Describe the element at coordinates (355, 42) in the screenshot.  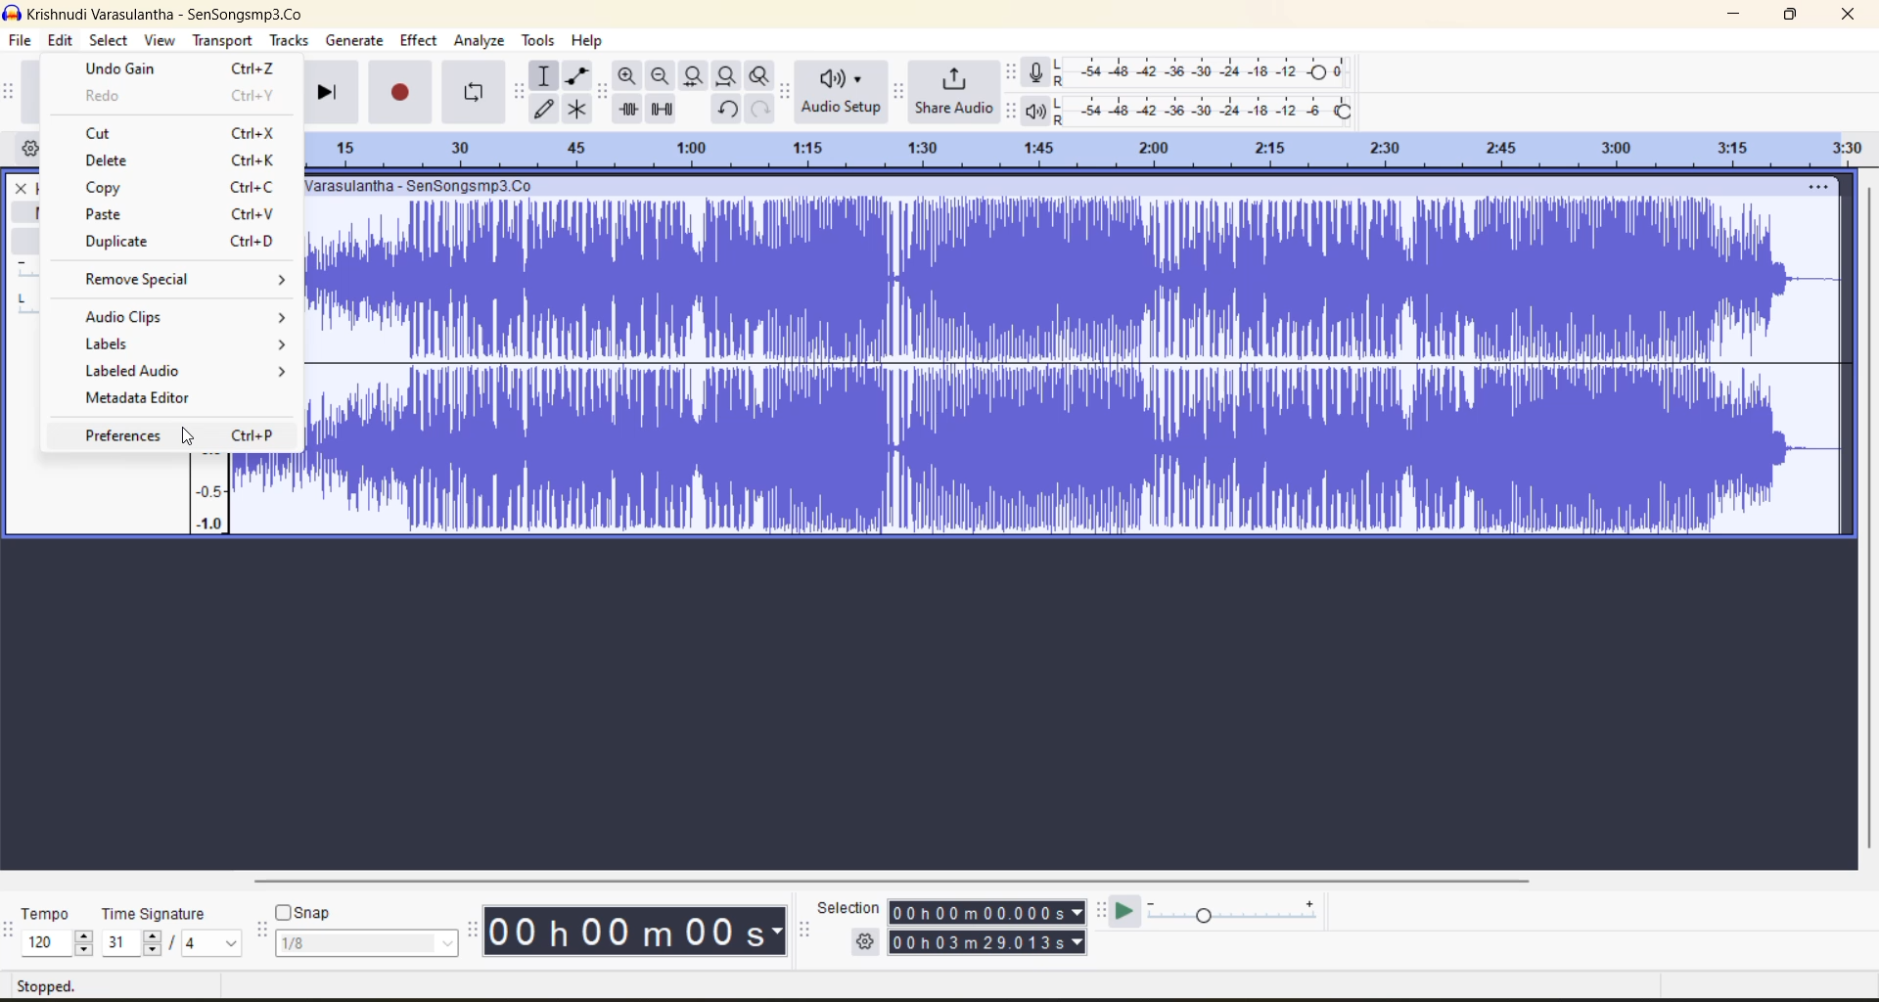
I see `generate` at that location.